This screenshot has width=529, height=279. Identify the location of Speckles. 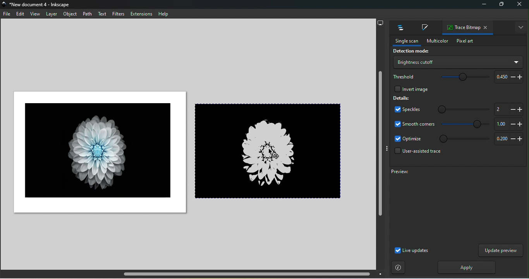
(405, 110).